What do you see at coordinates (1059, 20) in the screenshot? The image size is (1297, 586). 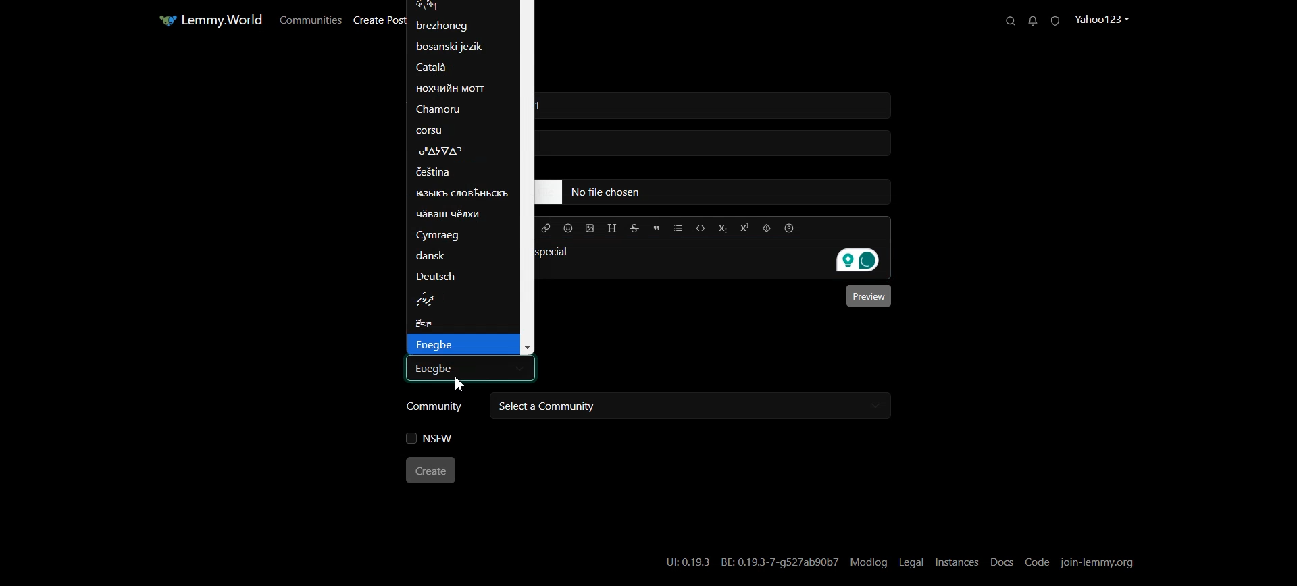 I see `Unread Report` at bounding box center [1059, 20].